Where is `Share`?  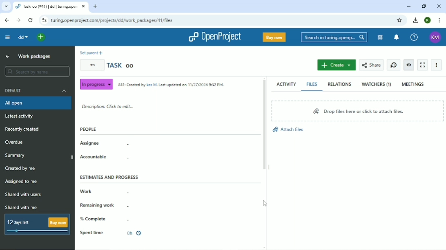 Share is located at coordinates (371, 65).